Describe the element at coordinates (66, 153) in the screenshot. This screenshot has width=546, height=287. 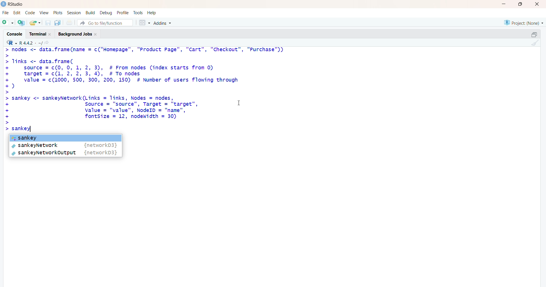
I see `¢ sankeyNetworkOutput {networkD3}` at that location.